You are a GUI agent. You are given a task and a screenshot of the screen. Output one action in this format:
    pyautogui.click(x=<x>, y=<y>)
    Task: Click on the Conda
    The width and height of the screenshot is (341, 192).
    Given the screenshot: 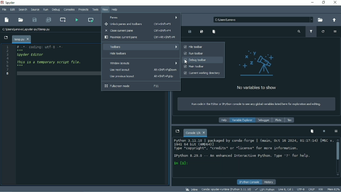 What is the action you would take?
    pyautogui.click(x=226, y=189)
    